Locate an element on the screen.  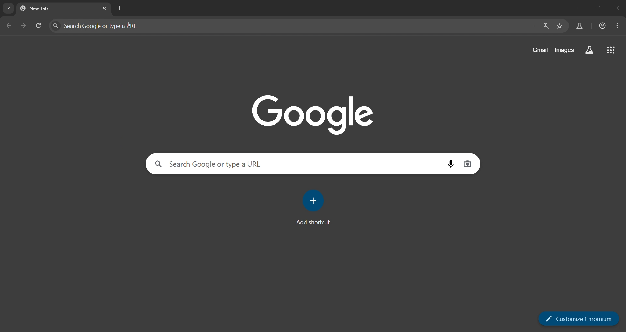
voice search is located at coordinates (452, 164).